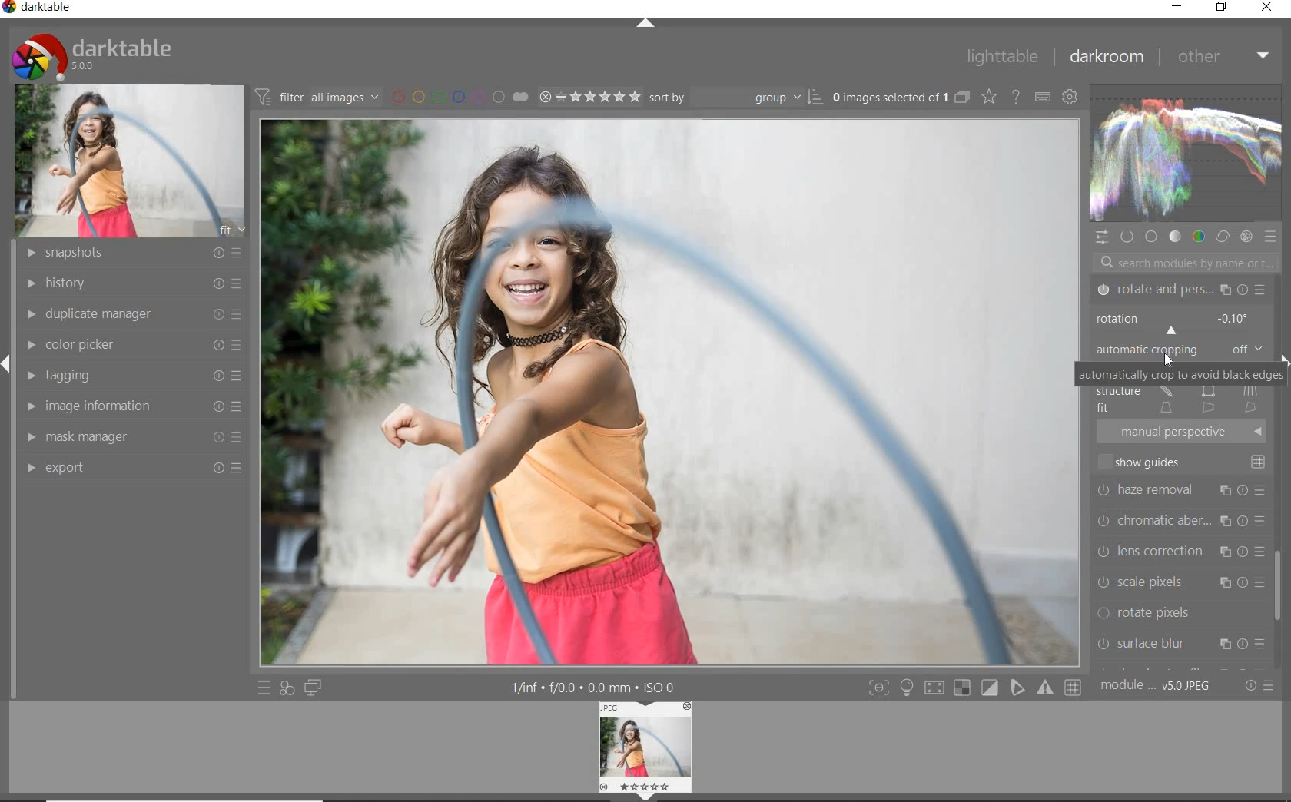 This screenshot has width=1291, height=802. Describe the element at coordinates (1100, 240) in the screenshot. I see `quick access panel` at that location.